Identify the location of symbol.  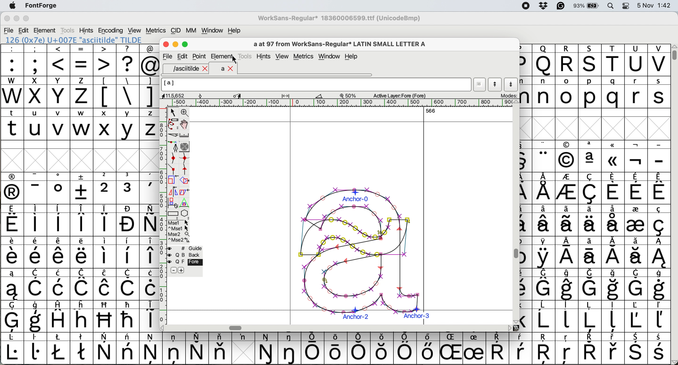
(614, 253).